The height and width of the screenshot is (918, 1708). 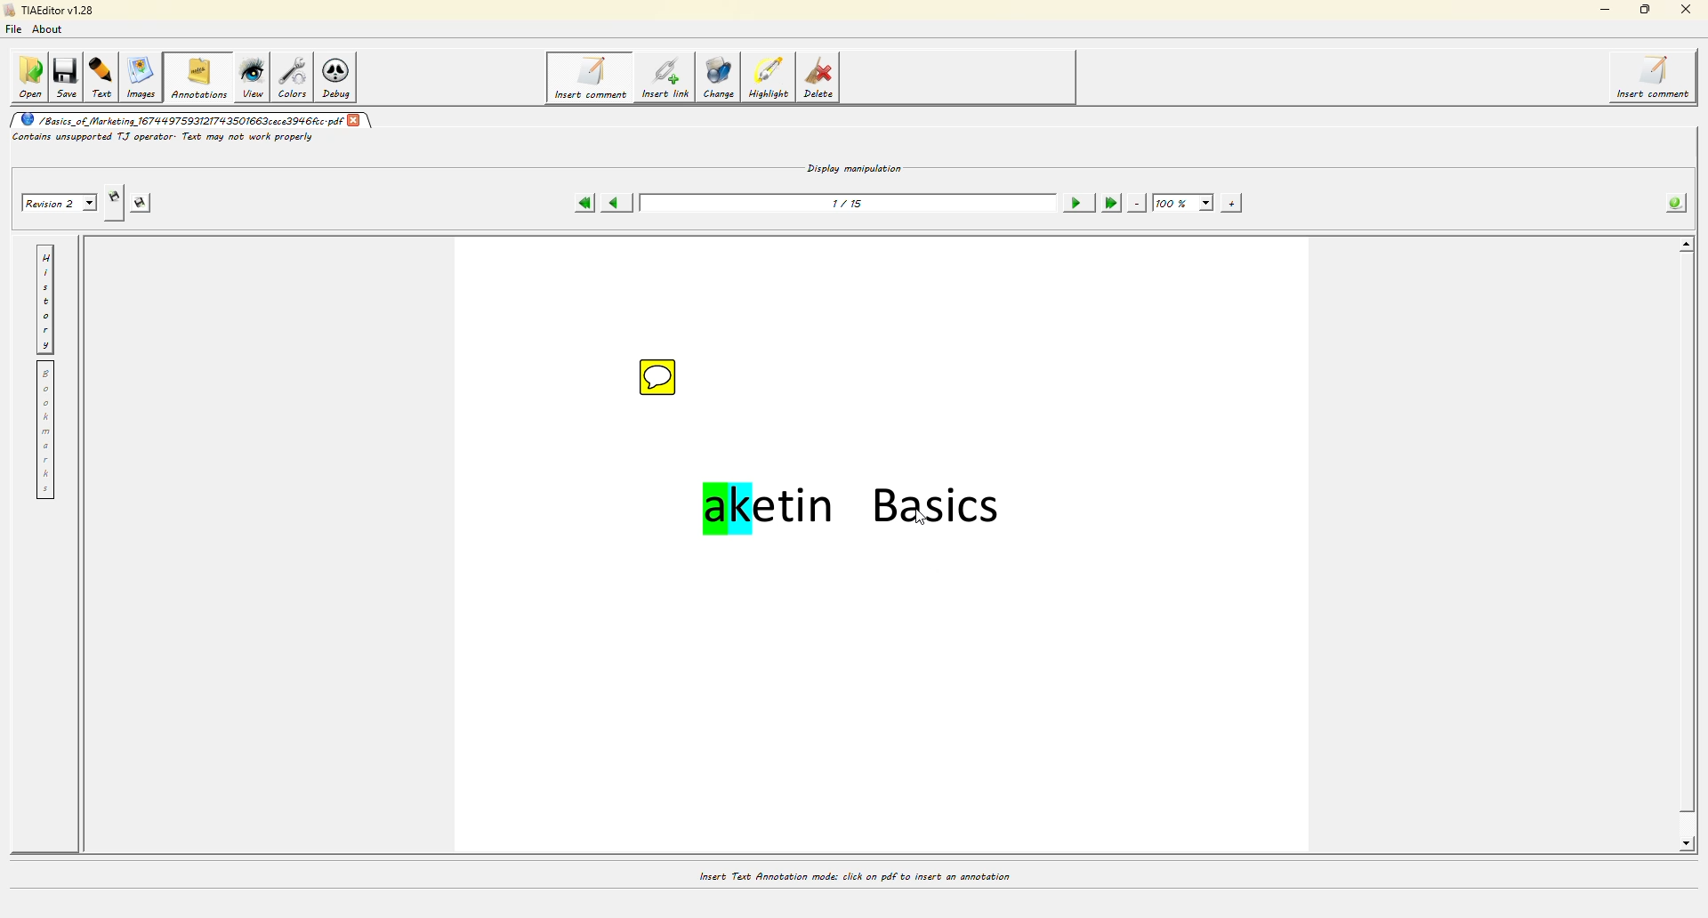 I want to click on aketin Basics, so click(x=851, y=507).